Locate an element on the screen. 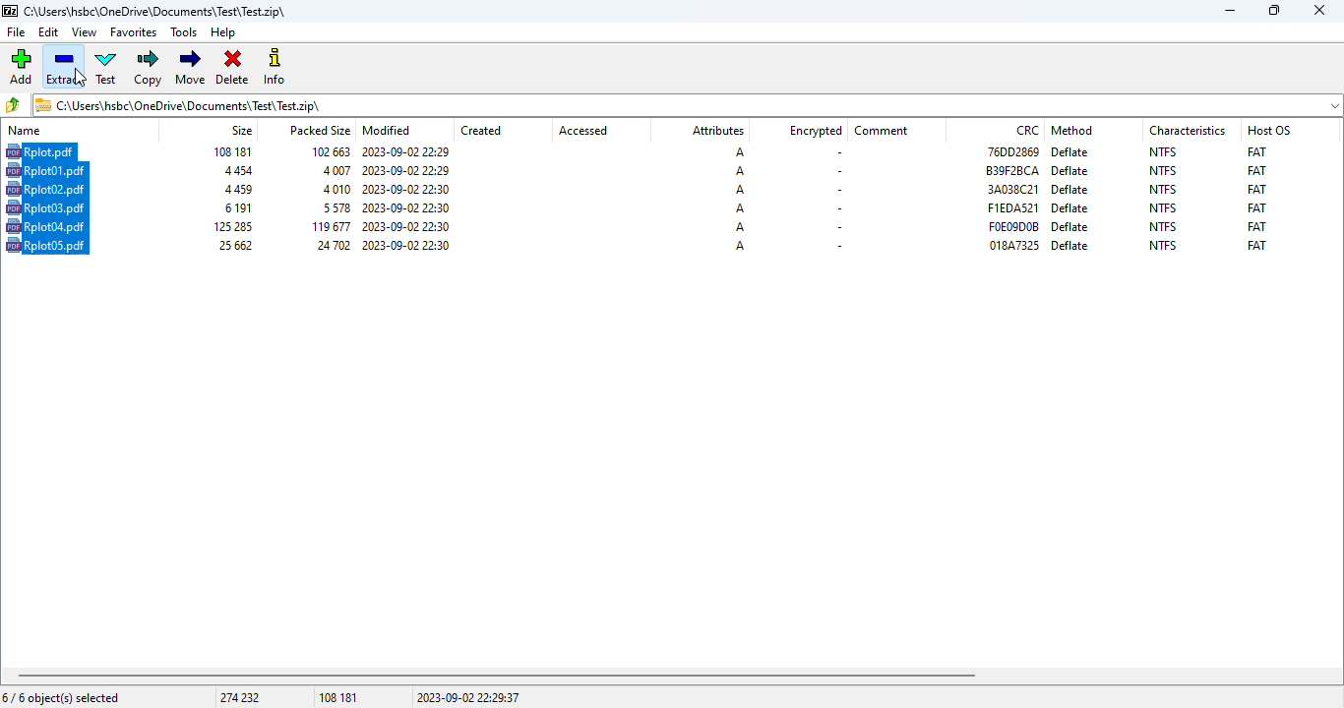 The height and width of the screenshot is (708, 1344). logo is located at coordinates (9, 11).